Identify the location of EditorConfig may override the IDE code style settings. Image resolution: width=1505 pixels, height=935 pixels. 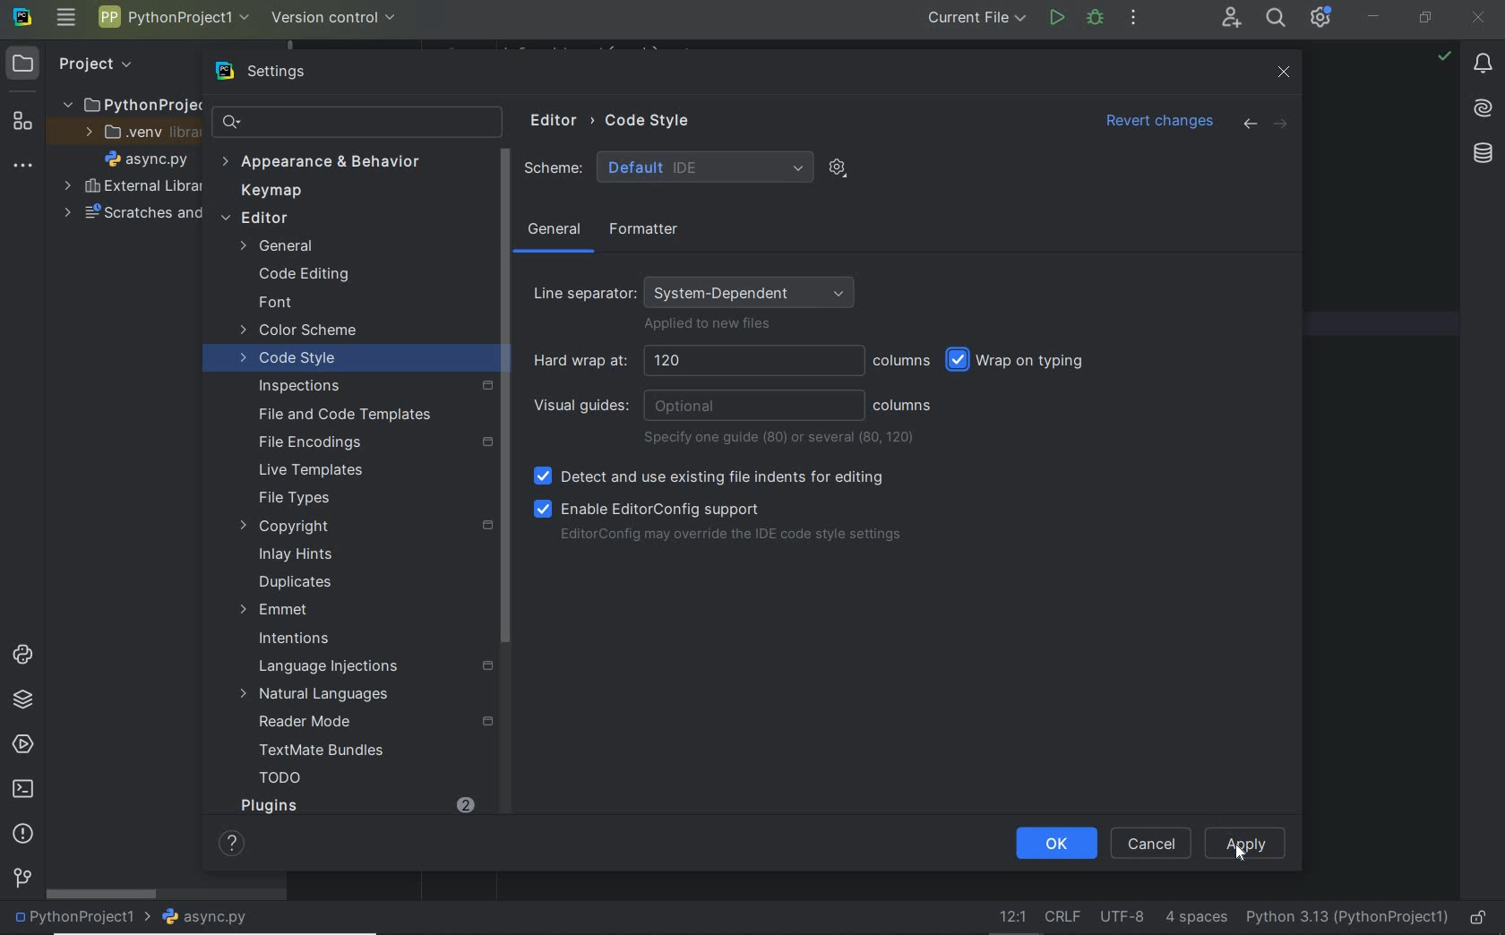
(730, 536).